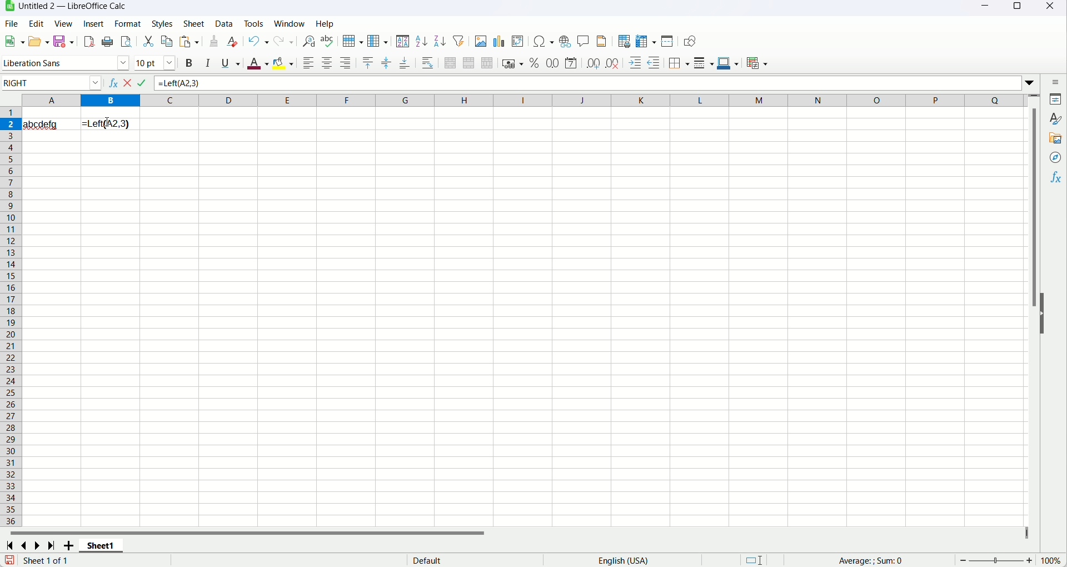  What do you see at coordinates (498, 42) in the screenshot?
I see `insert chart` at bounding box center [498, 42].